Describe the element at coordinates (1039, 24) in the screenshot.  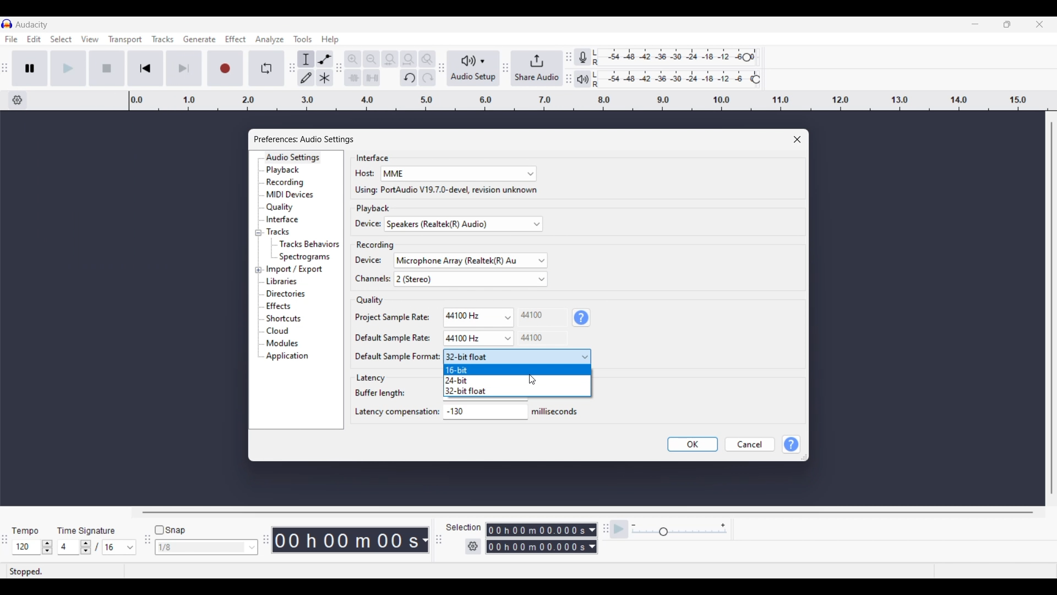
I see `Close interface` at that location.